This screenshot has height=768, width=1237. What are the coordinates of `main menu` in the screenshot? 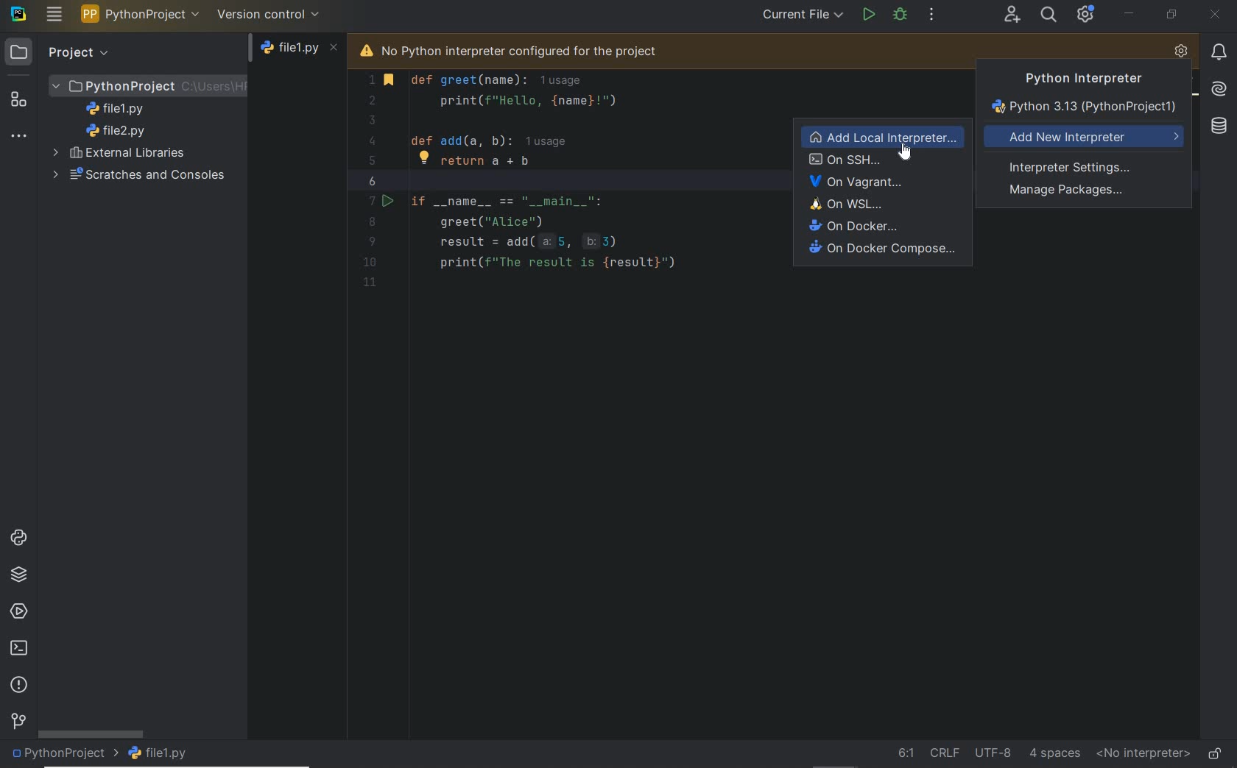 It's located at (54, 14).